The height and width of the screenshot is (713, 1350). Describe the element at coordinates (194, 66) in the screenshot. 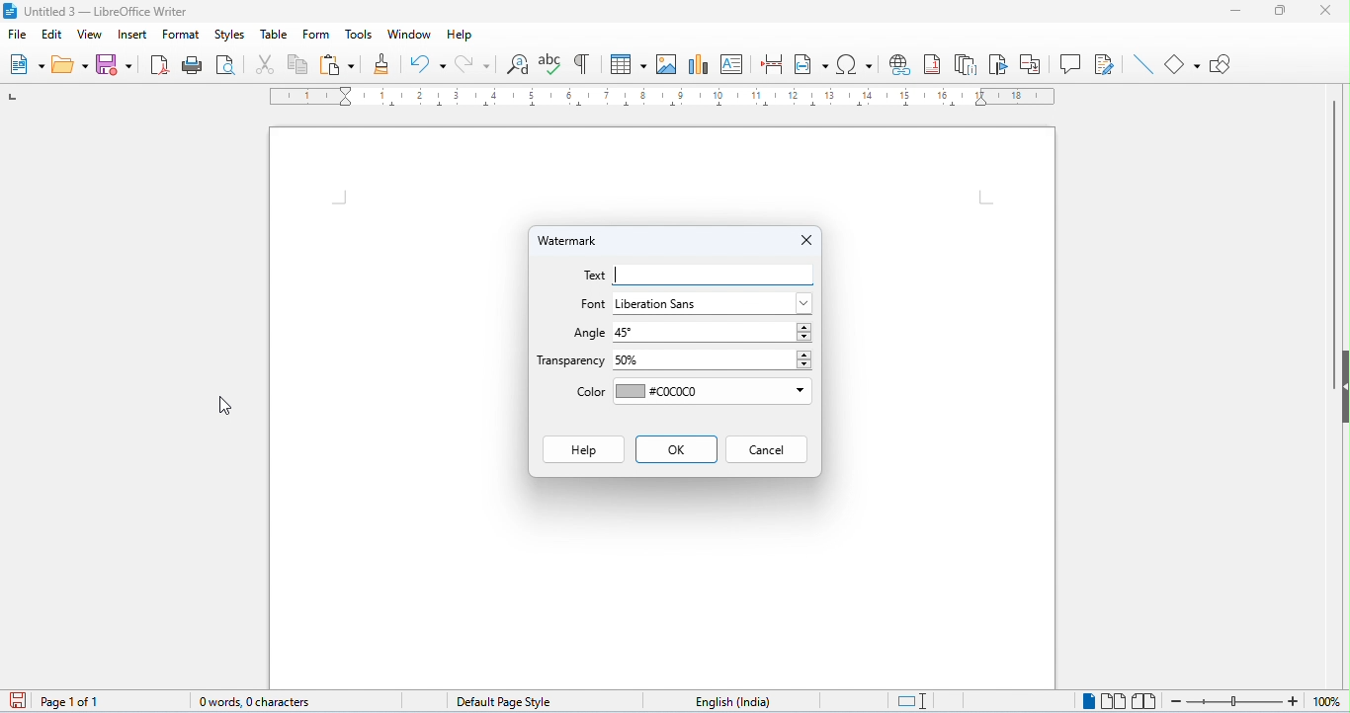

I see `print` at that location.